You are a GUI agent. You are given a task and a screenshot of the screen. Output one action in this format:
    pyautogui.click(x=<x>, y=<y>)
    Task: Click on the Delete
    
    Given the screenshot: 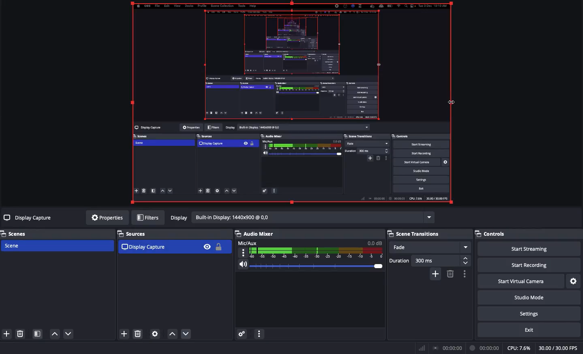 What is the action you would take?
    pyautogui.click(x=19, y=334)
    